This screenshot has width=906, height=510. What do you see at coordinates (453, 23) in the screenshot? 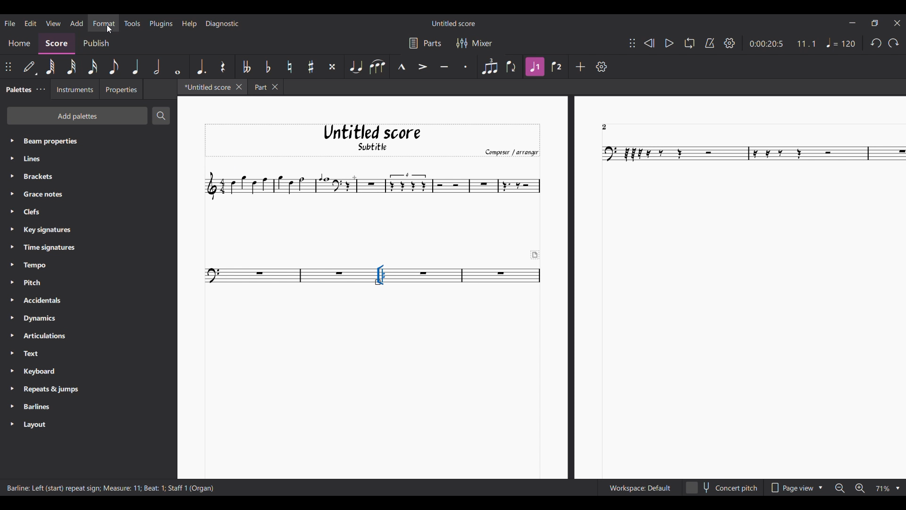
I see `Score title` at bounding box center [453, 23].